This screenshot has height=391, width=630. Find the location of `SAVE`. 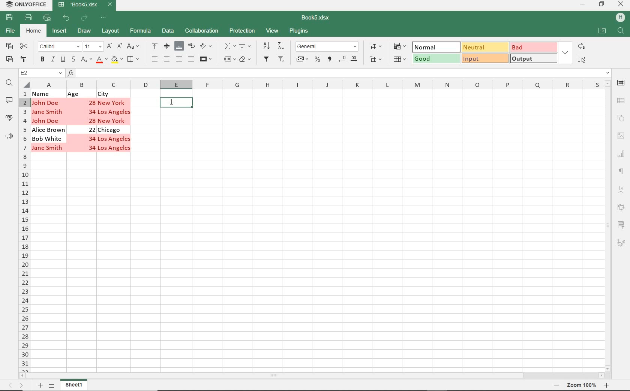

SAVE is located at coordinates (9, 18).